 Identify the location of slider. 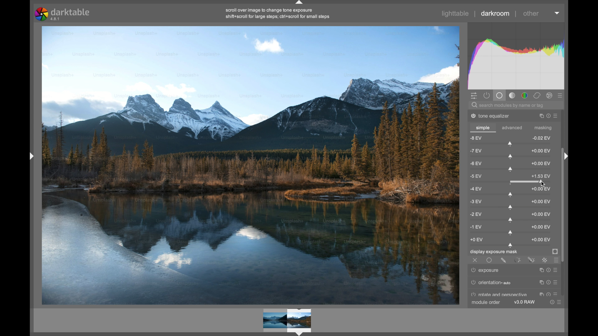
(510, 194).